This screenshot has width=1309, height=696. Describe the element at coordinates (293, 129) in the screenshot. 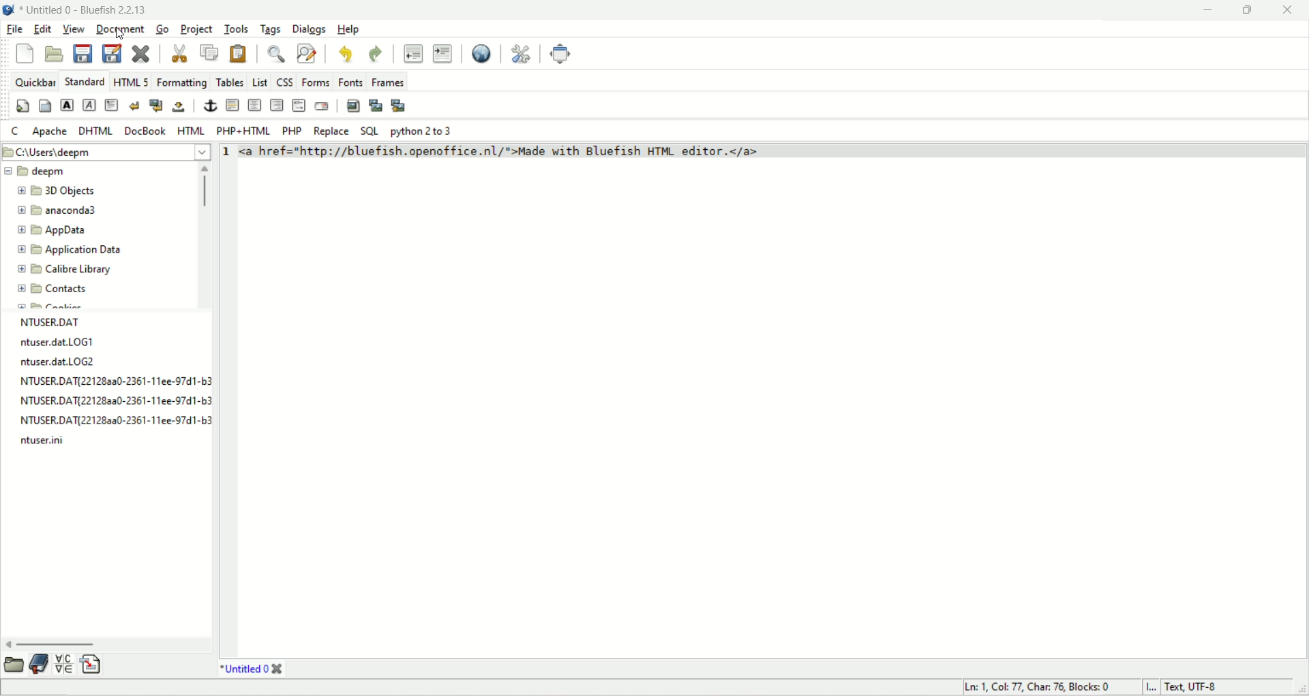

I see `PHP` at that location.